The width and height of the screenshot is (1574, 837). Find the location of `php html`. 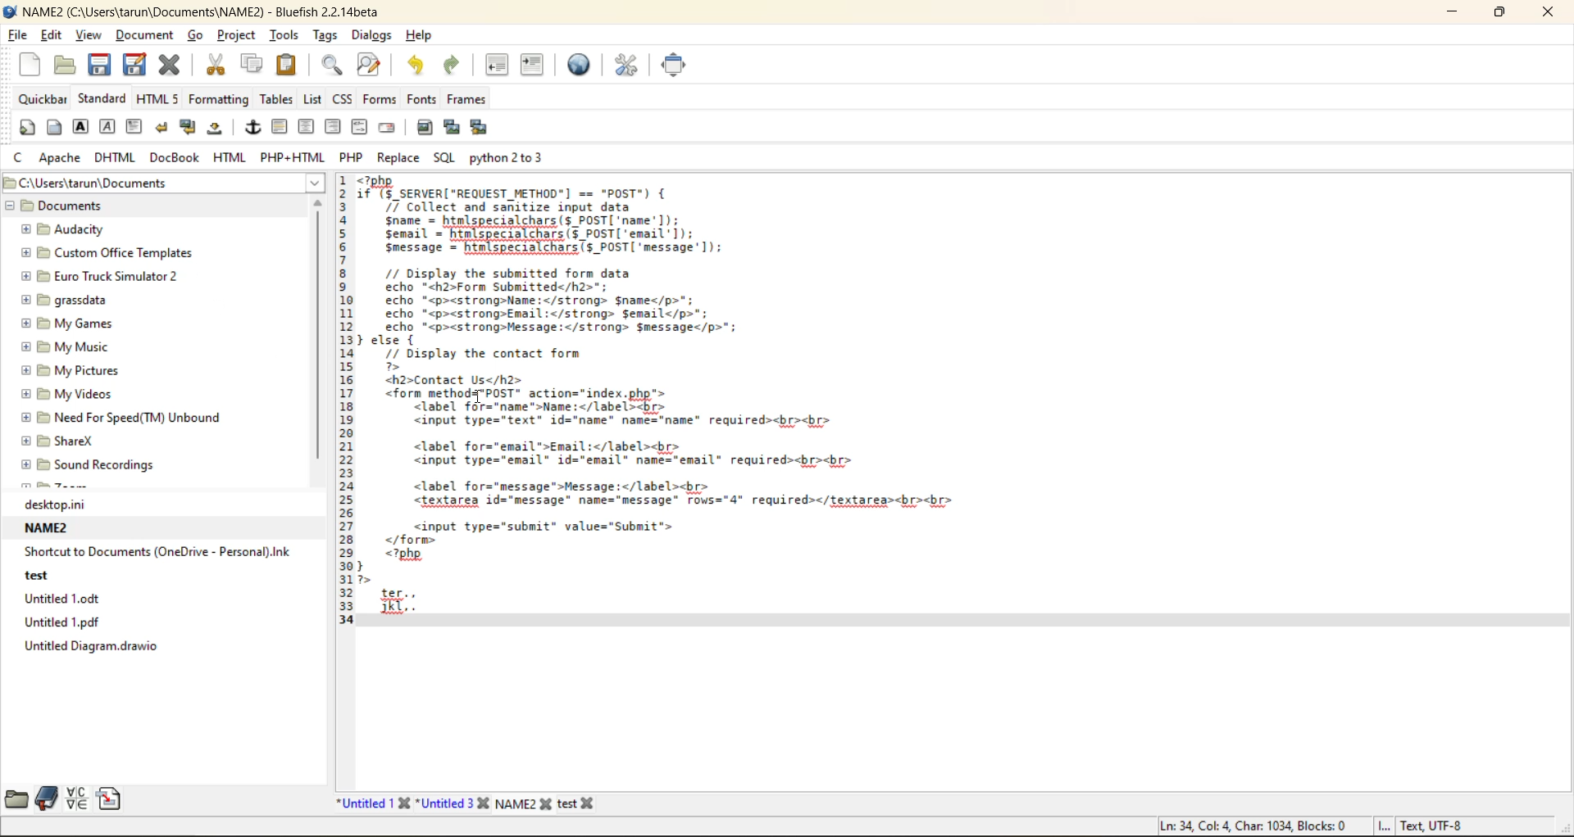

php html is located at coordinates (291, 156).